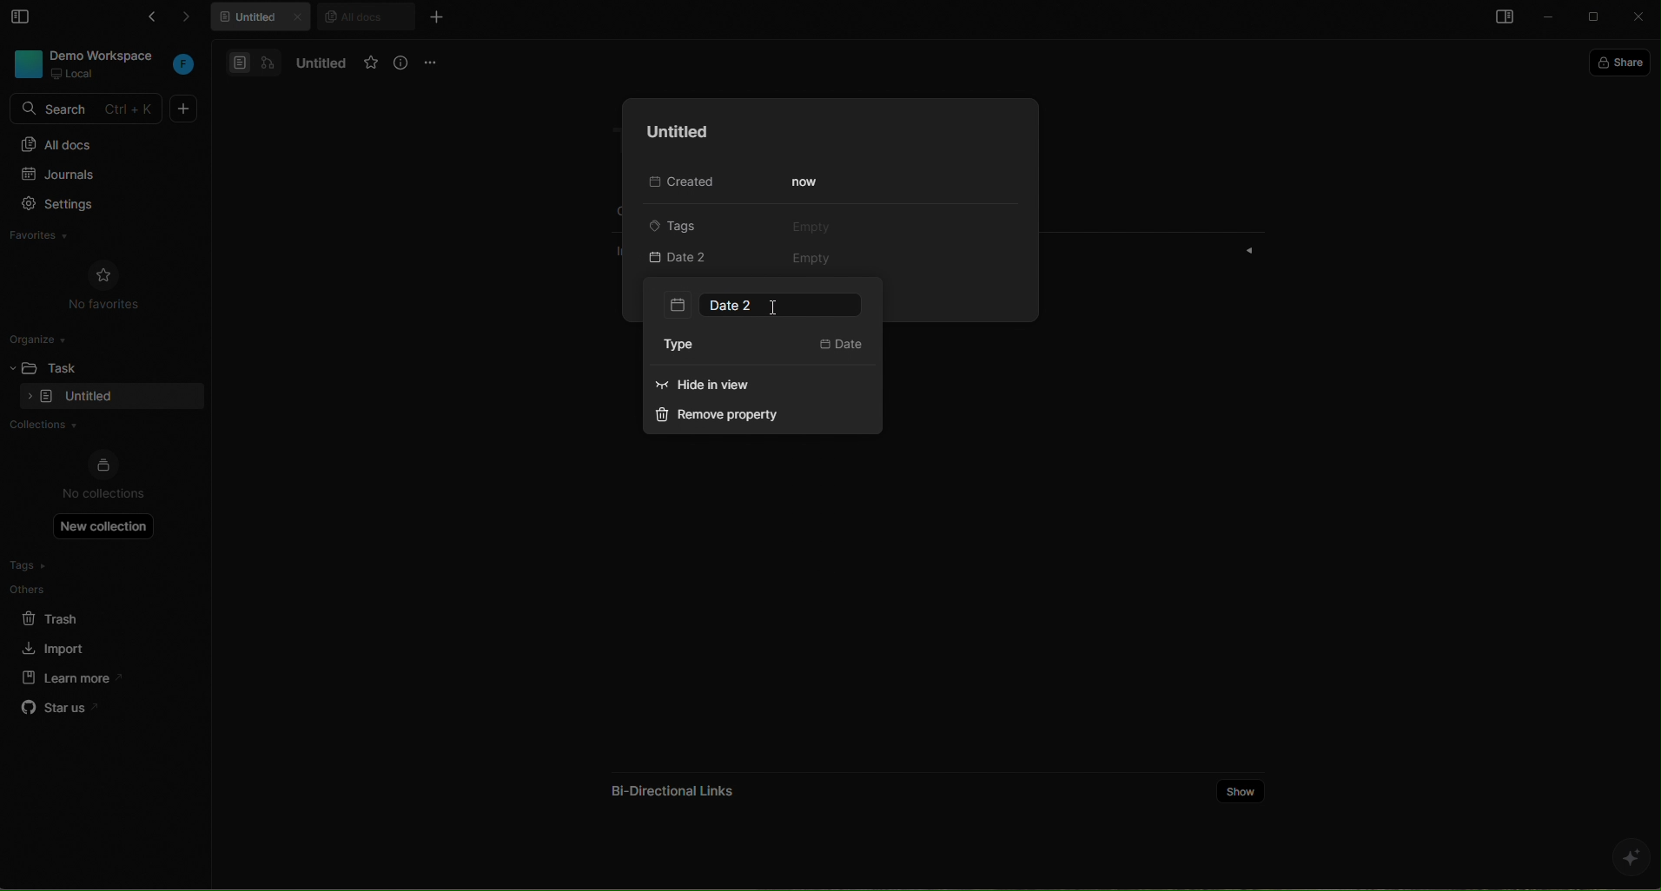  What do you see at coordinates (371, 63) in the screenshot?
I see `favorites` at bounding box center [371, 63].